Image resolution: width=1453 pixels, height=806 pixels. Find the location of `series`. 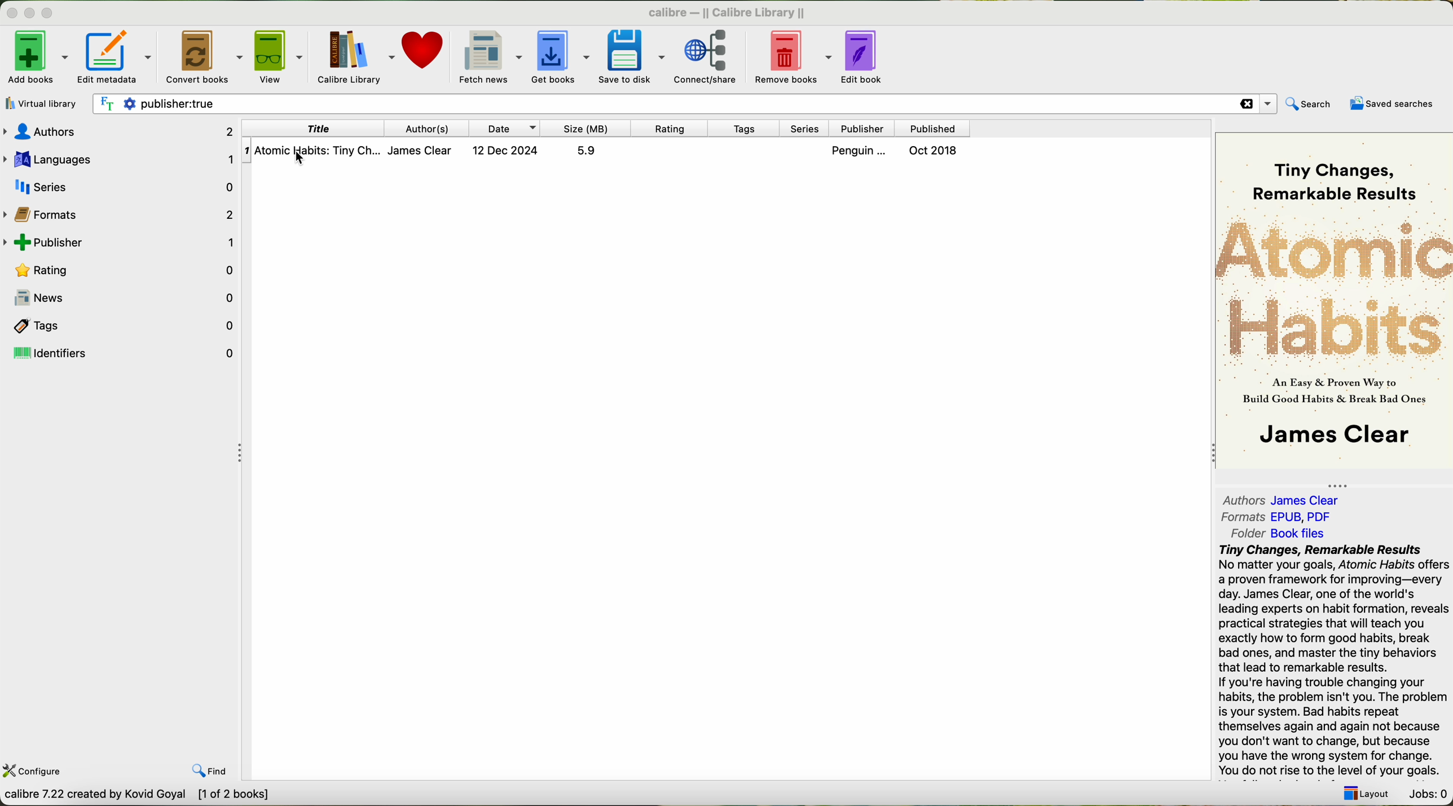

series is located at coordinates (122, 187).